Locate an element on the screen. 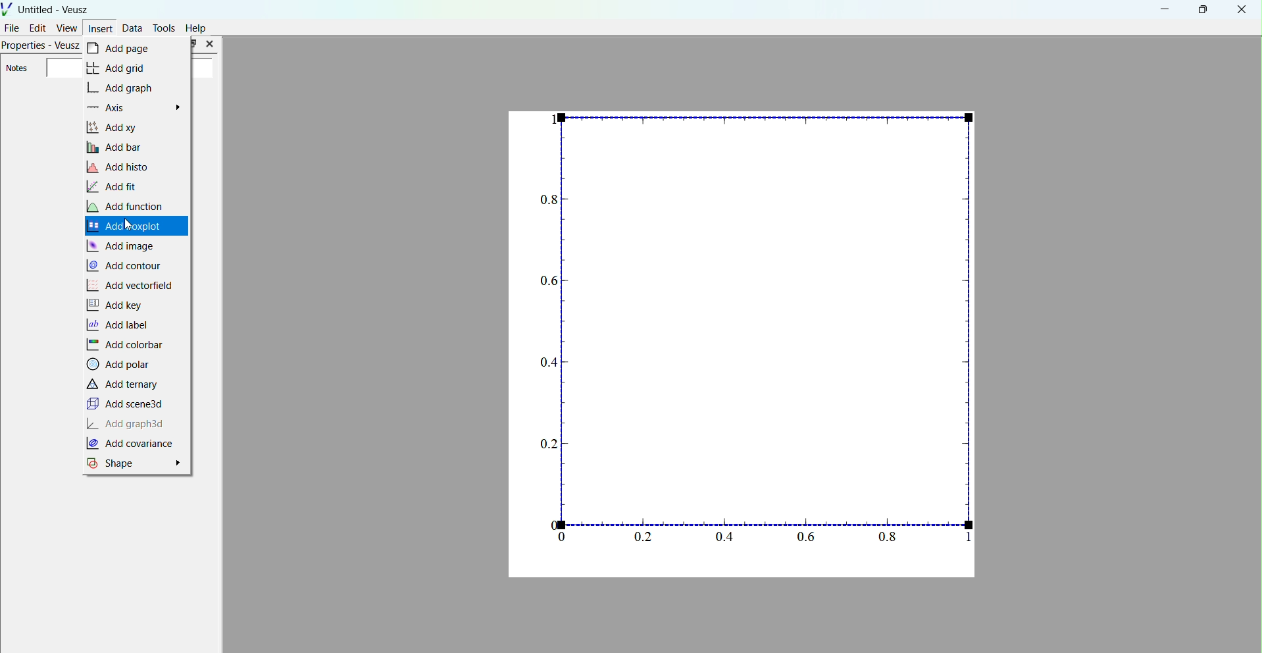 This screenshot has height=653, width=1262. Edit is located at coordinates (38, 28).